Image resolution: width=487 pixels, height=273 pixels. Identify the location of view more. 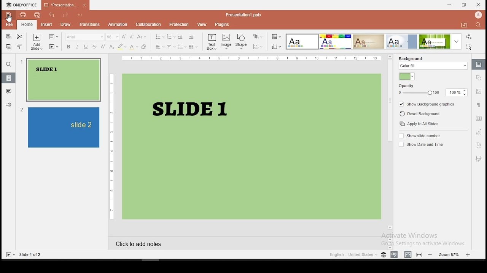
(80, 14).